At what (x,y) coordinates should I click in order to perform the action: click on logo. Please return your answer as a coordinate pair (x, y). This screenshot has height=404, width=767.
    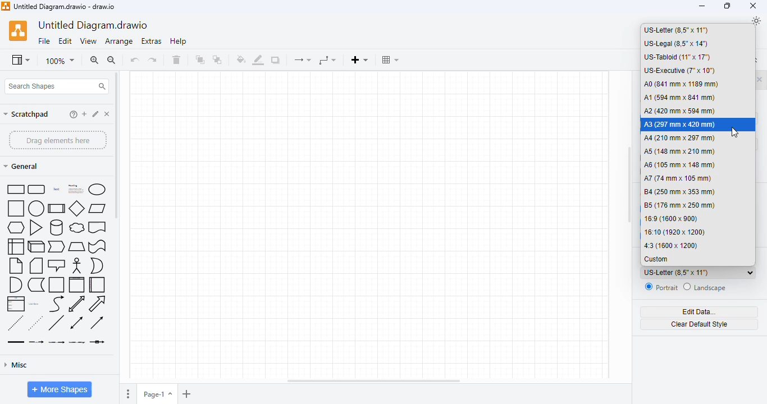
    Looking at the image, I should click on (18, 31).